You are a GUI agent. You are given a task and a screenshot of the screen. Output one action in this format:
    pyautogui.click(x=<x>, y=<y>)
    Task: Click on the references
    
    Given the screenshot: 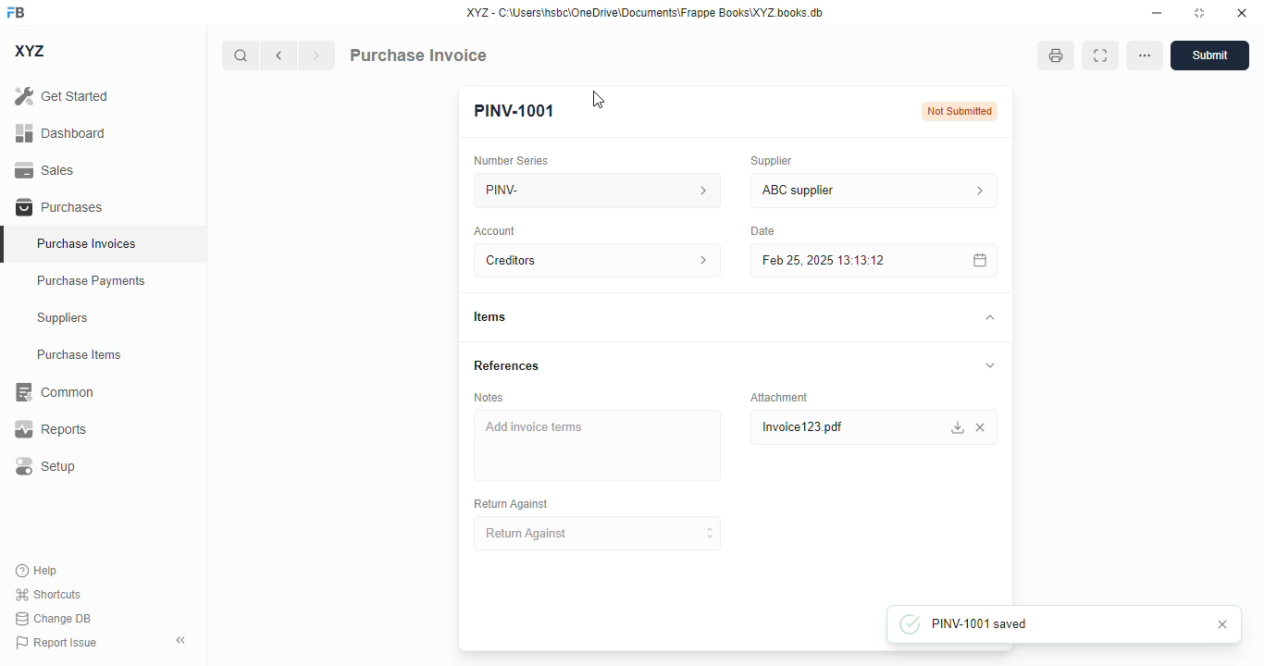 What is the action you would take?
    pyautogui.click(x=507, y=365)
    